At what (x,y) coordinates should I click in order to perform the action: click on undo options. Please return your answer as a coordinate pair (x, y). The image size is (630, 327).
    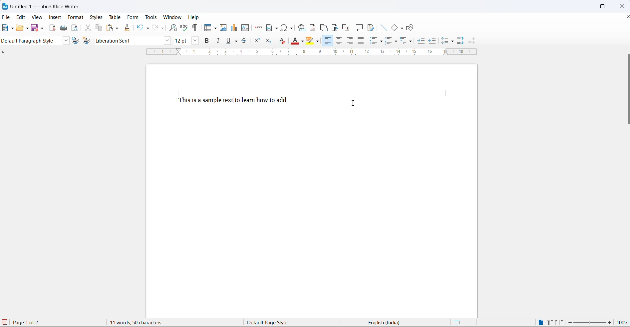
    Looking at the image, I should click on (148, 28).